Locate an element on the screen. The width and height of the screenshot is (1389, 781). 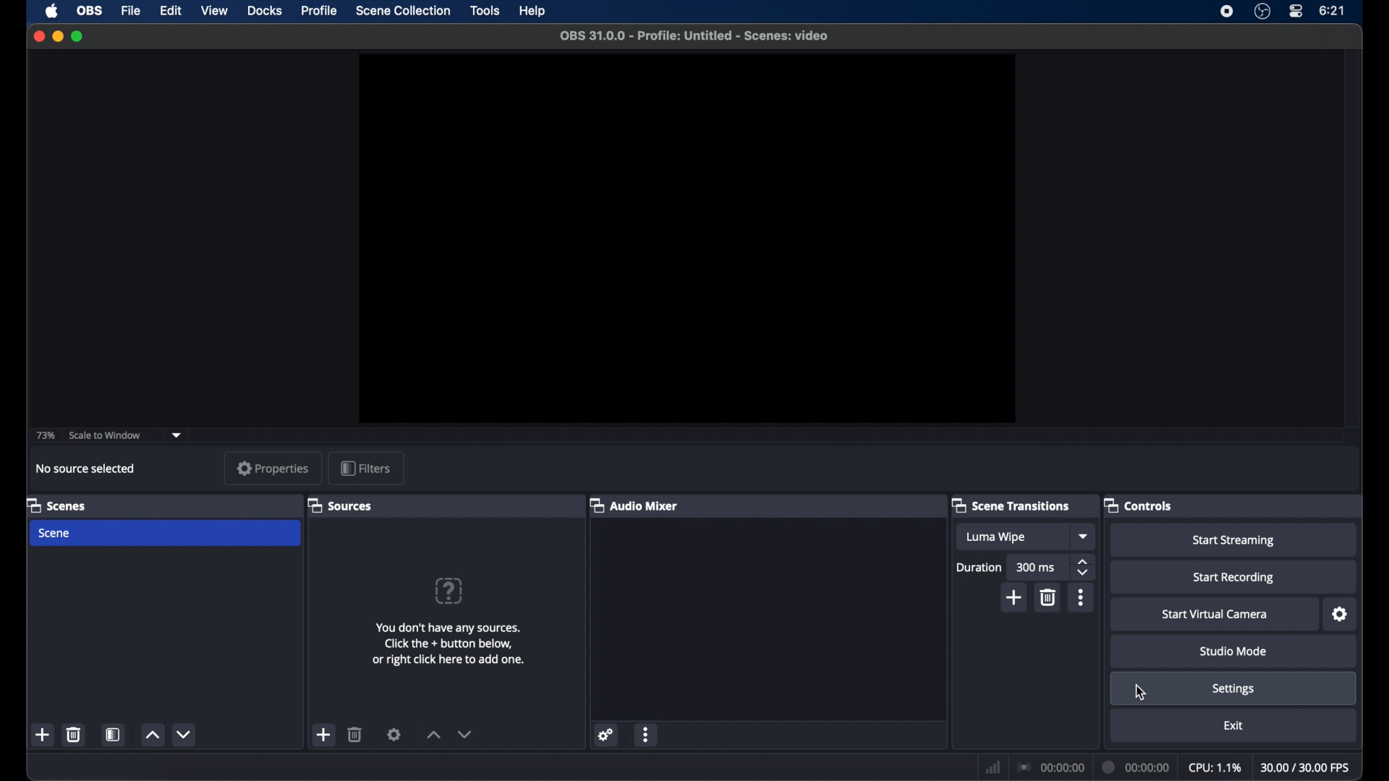
scenes is located at coordinates (56, 505).